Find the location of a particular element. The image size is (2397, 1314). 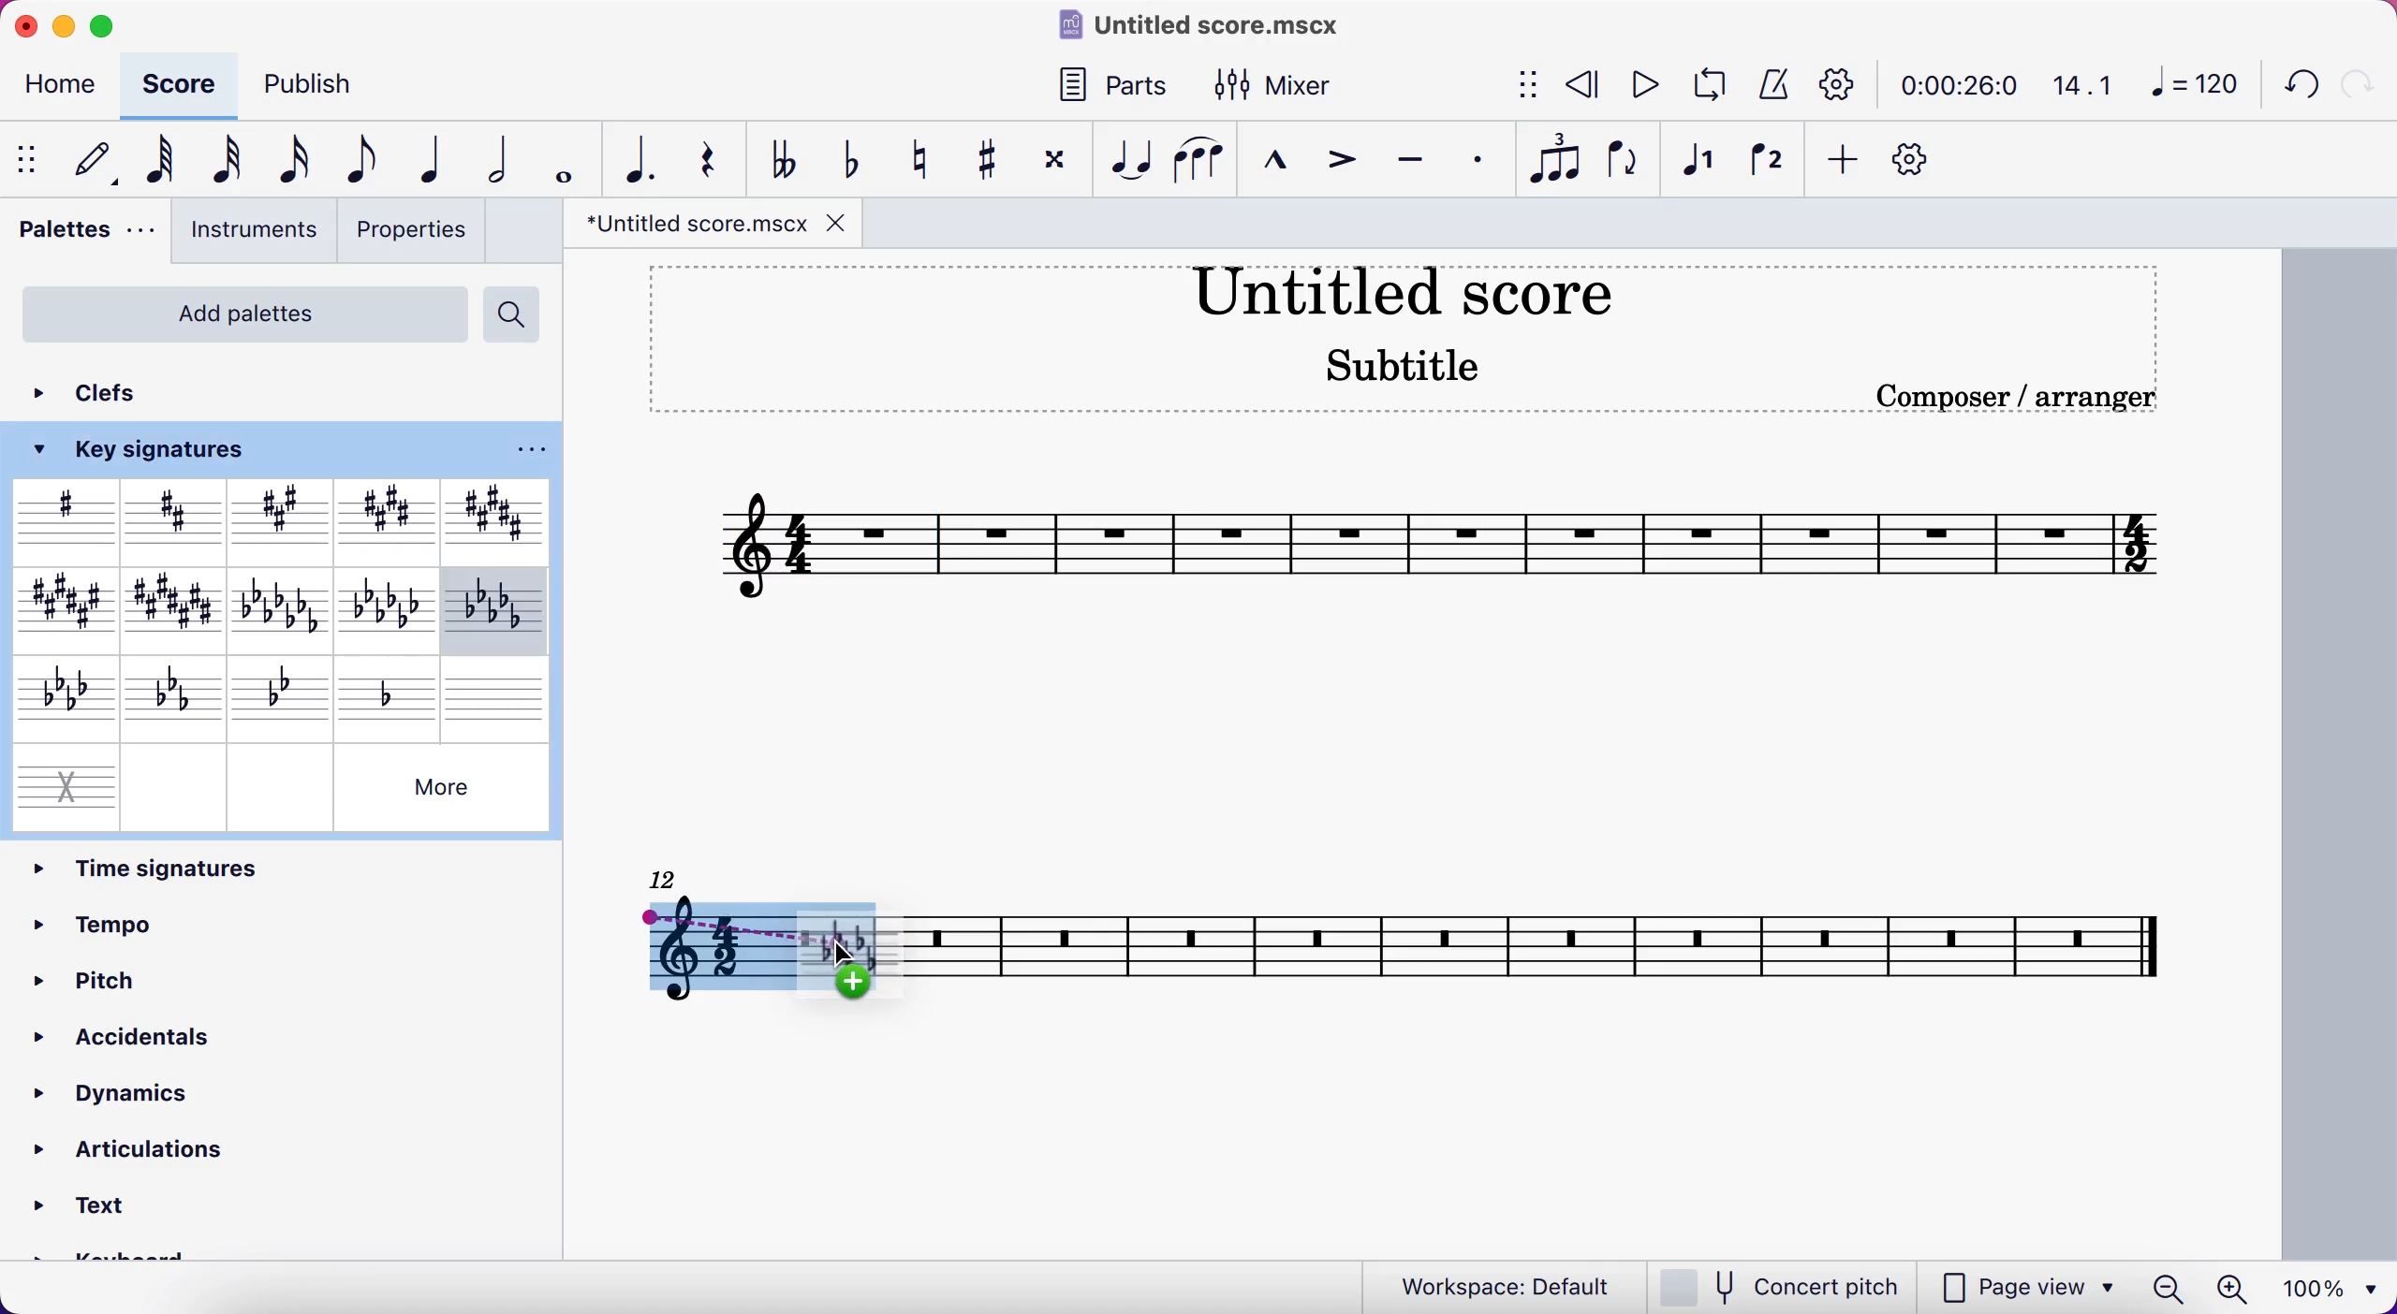

instruments is located at coordinates (253, 236).